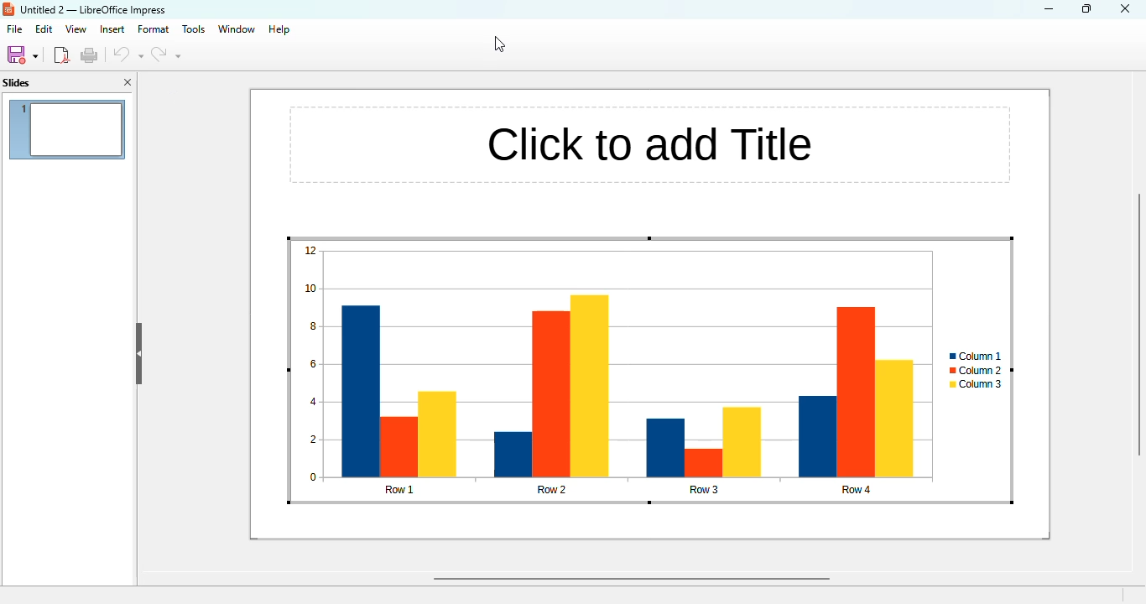  Describe the element at coordinates (499, 44) in the screenshot. I see `cursor` at that location.